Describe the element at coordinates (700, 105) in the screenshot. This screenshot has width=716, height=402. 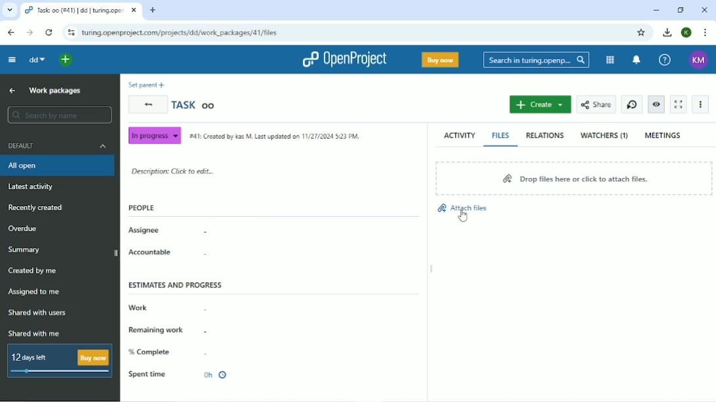
I see `More actions` at that location.